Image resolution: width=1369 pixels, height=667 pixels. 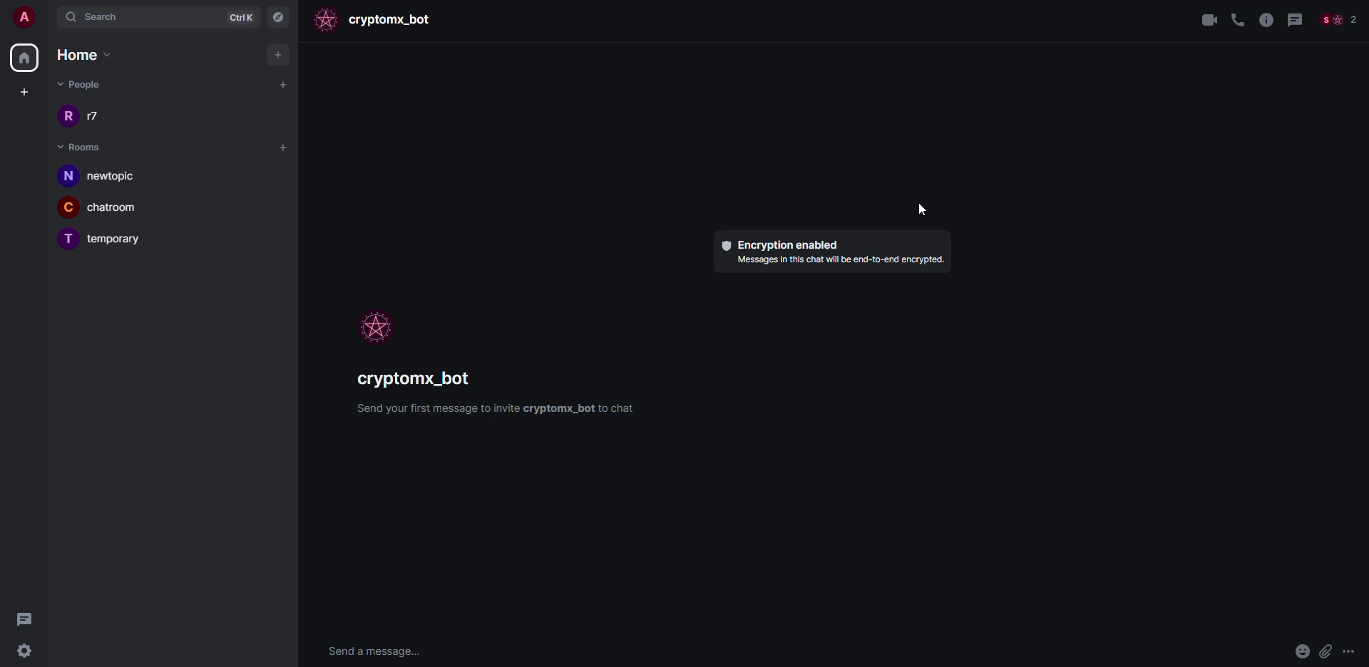 What do you see at coordinates (1207, 19) in the screenshot?
I see `video call` at bounding box center [1207, 19].